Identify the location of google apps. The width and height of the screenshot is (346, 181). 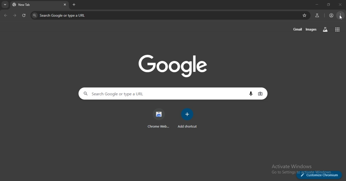
(338, 30).